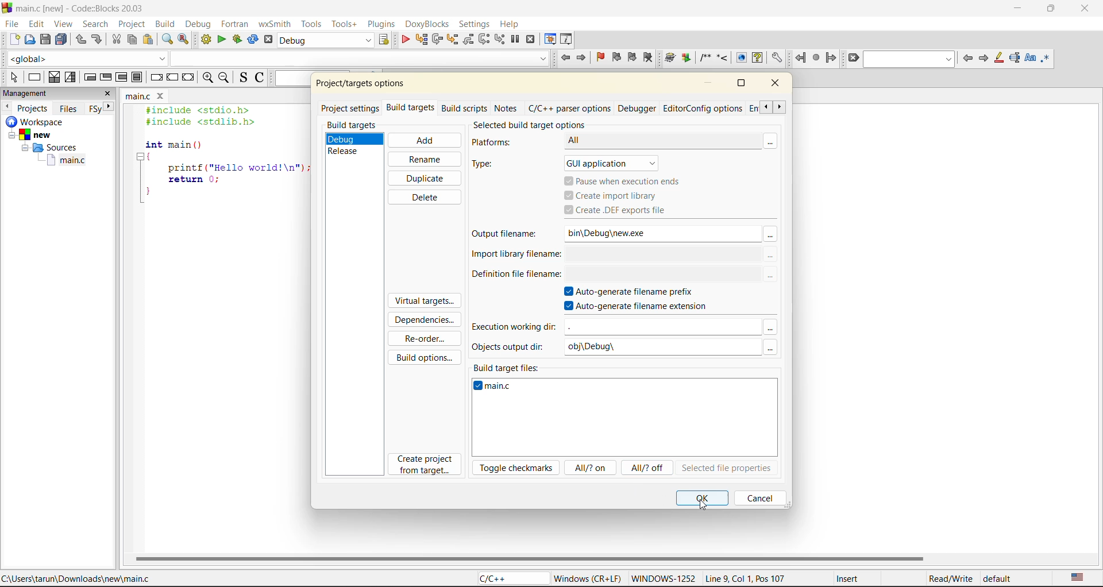 This screenshot has width=1103, height=587. I want to click on search, so click(909, 60).